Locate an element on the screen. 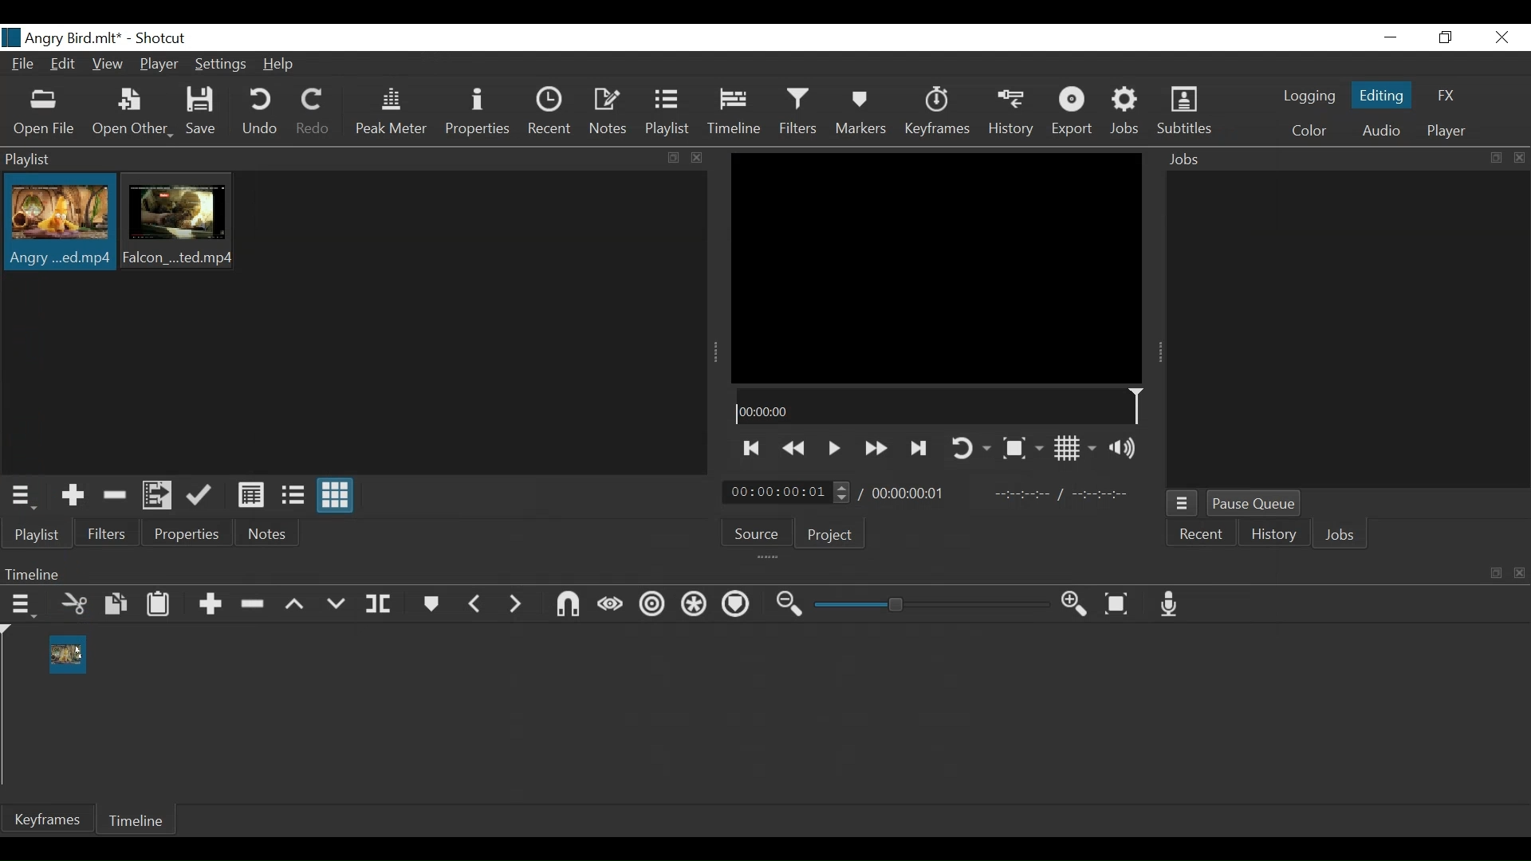  Minimize is located at coordinates (1391, 37).